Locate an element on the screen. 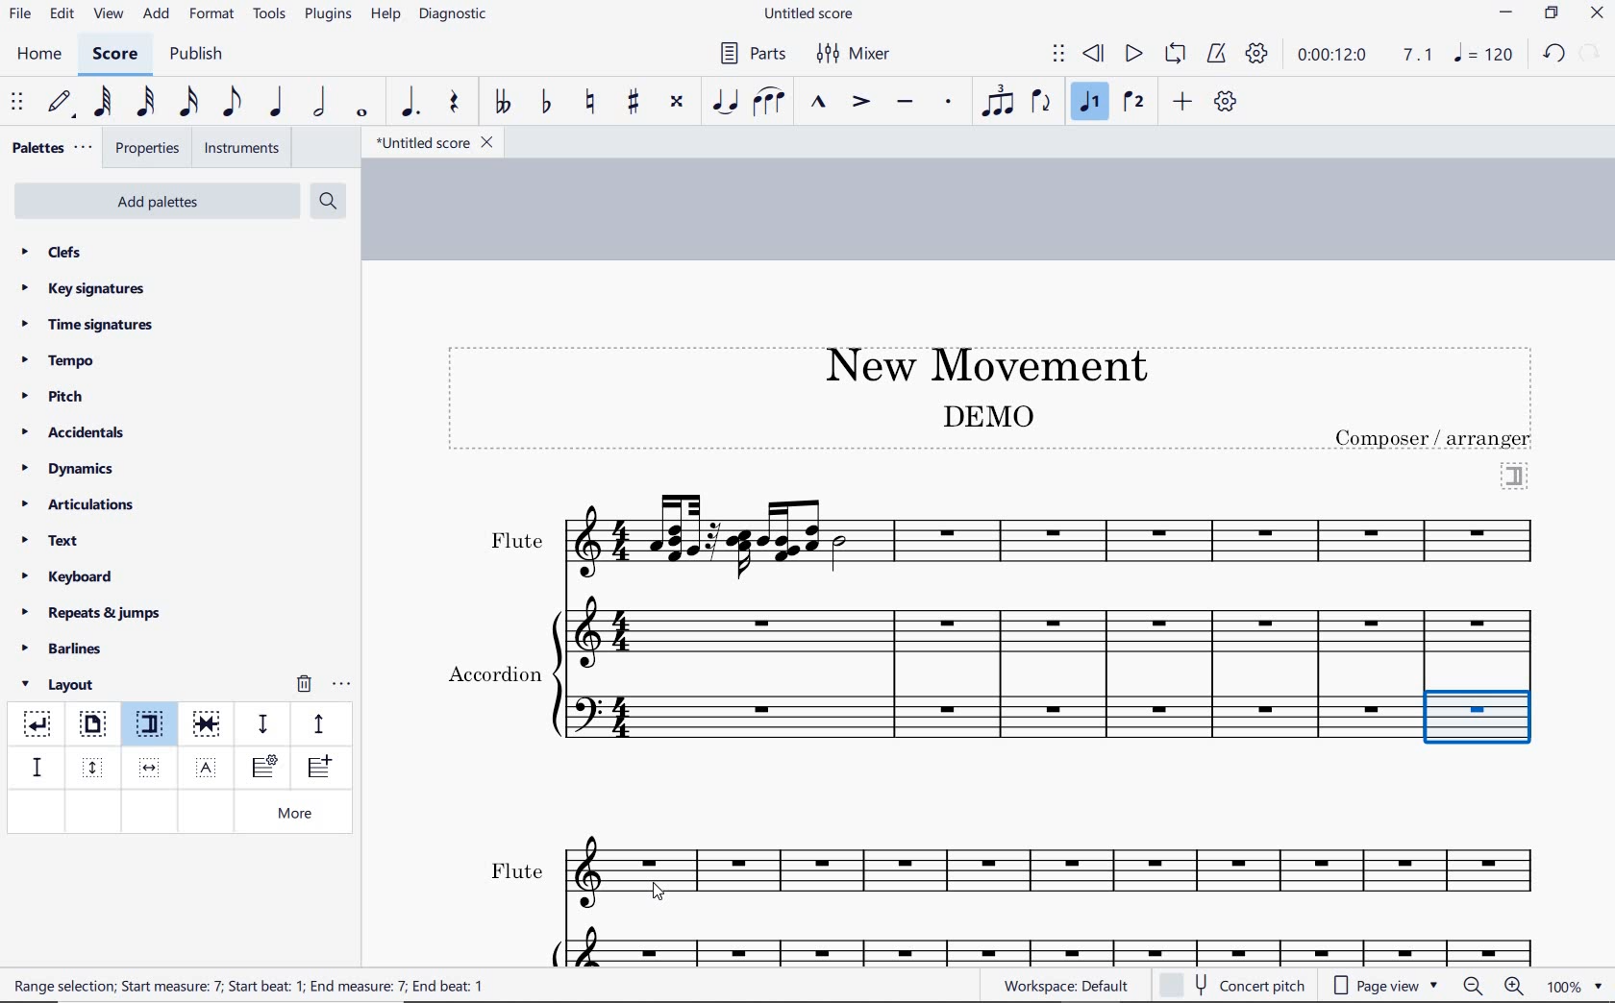 This screenshot has width=1615, height=1003. tenuto is located at coordinates (904, 103).